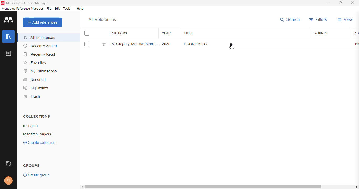 This screenshot has width=359, height=189. Describe the element at coordinates (35, 88) in the screenshot. I see `duplicates` at that location.